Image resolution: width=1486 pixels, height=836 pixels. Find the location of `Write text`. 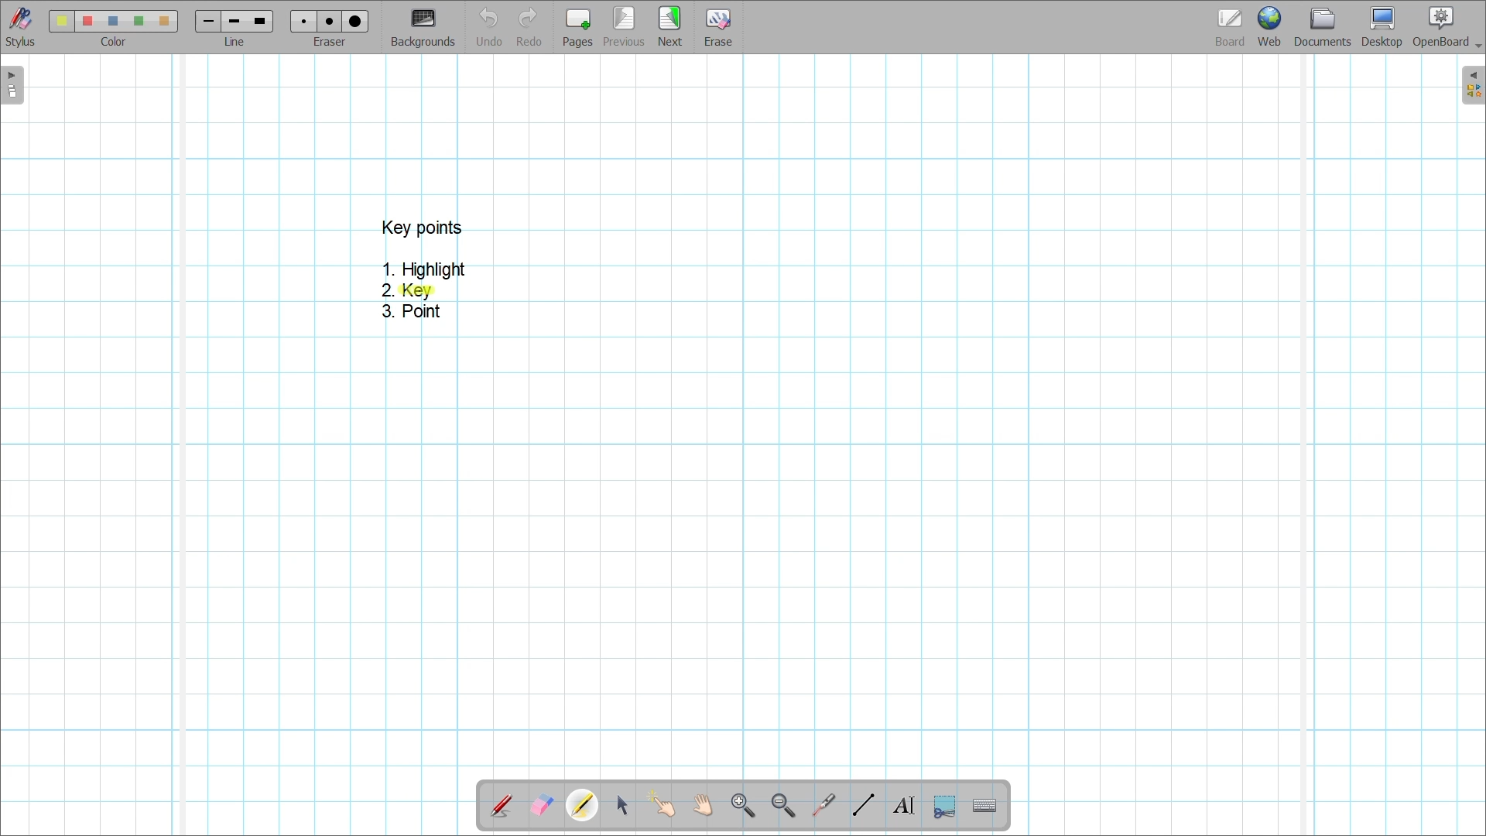

Write text is located at coordinates (903, 806).